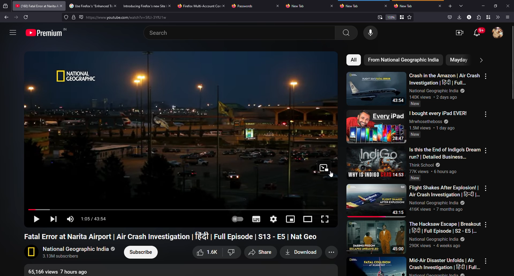 The width and height of the screenshot is (514, 276). I want to click on Video info, so click(61, 271).